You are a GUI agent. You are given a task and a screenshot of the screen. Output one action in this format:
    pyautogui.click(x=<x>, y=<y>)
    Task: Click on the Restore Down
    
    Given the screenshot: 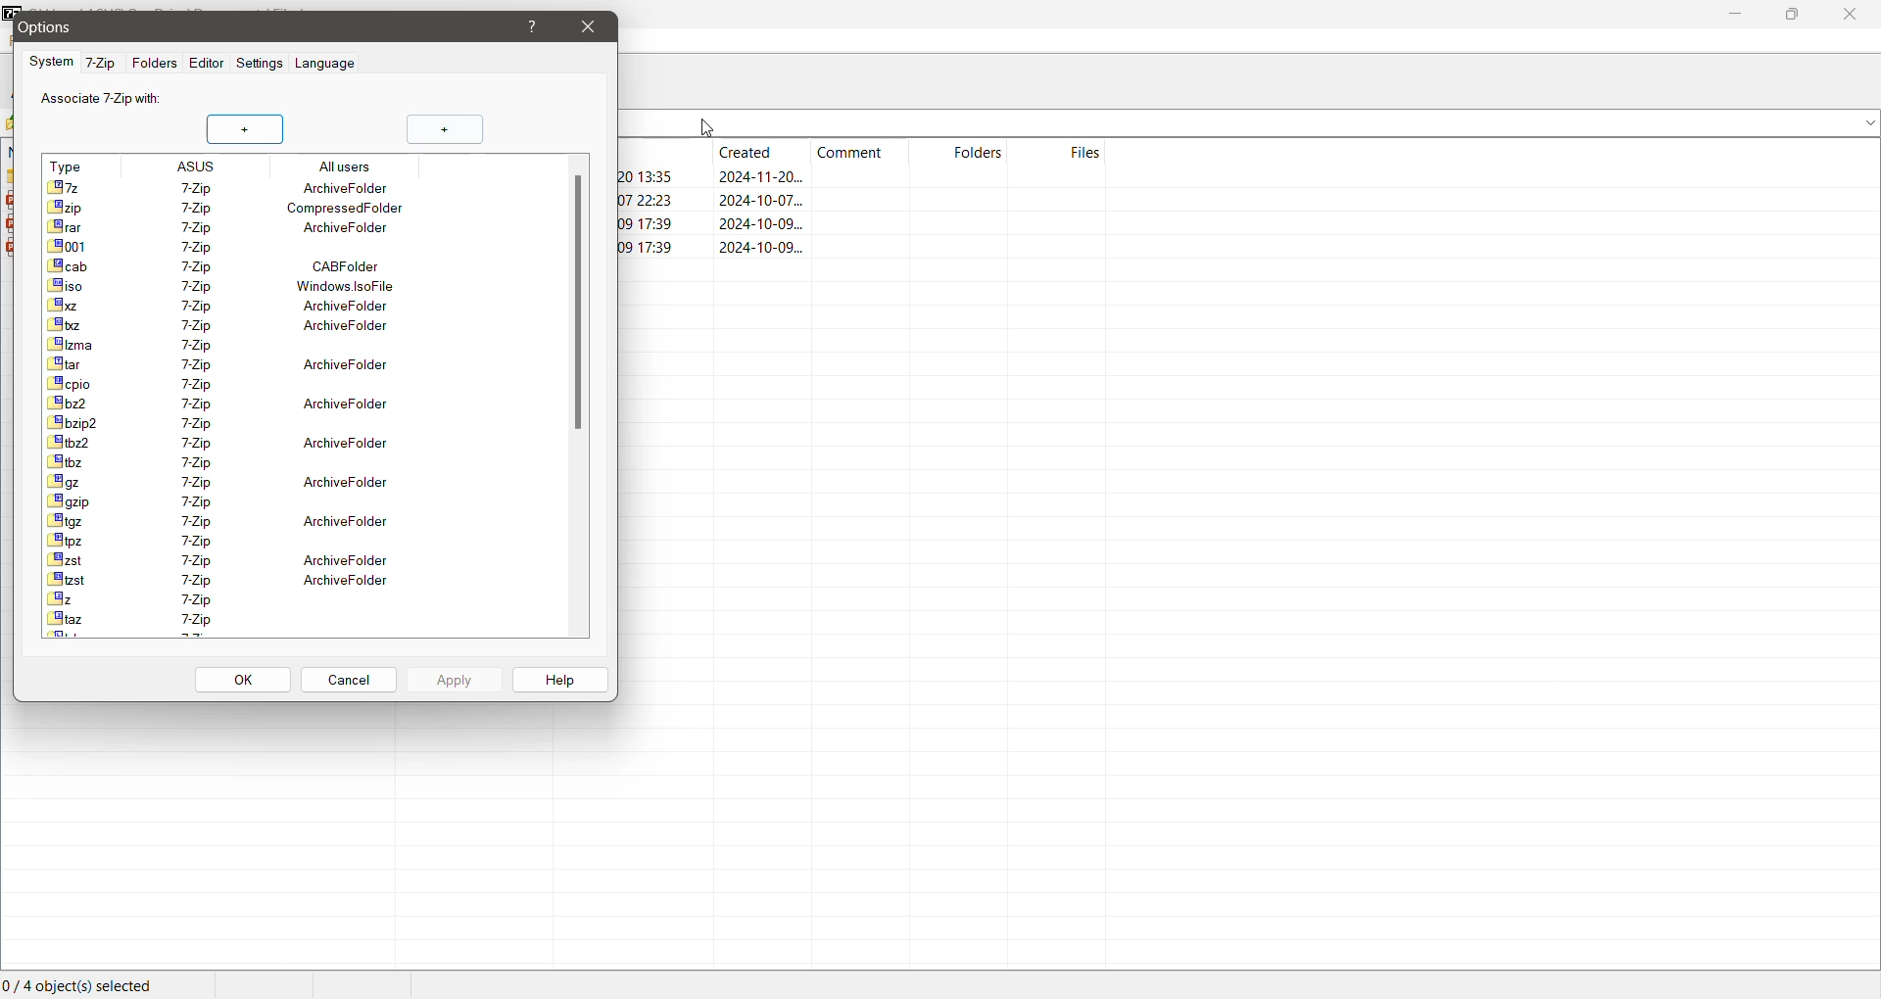 What is the action you would take?
    pyautogui.click(x=1790, y=14)
    